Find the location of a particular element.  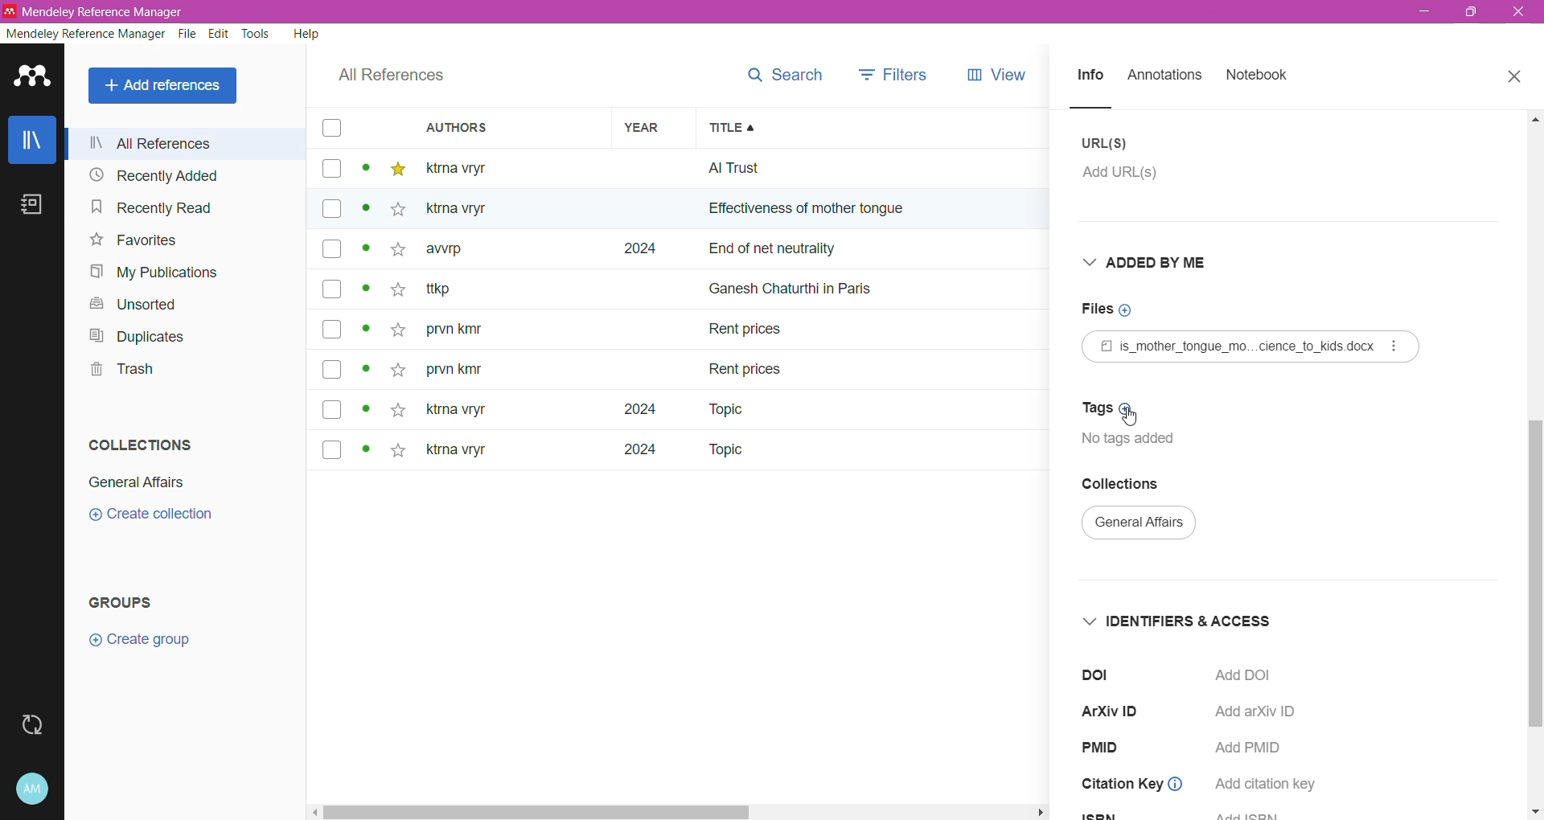

Click to add URL(s) is located at coordinates (1131, 177).